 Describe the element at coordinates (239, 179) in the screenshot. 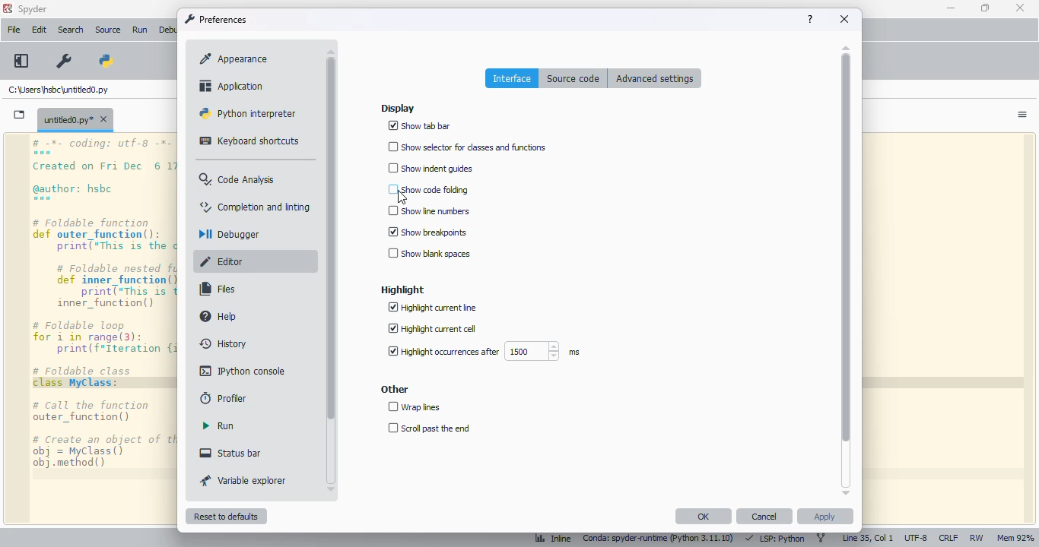

I see `code analysis` at that location.